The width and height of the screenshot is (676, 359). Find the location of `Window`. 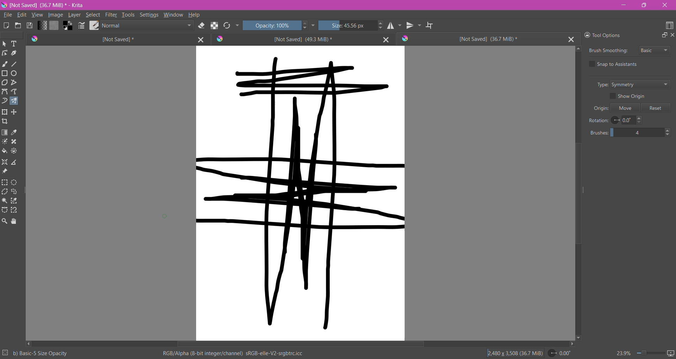

Window is located at coordinates (174, 14).